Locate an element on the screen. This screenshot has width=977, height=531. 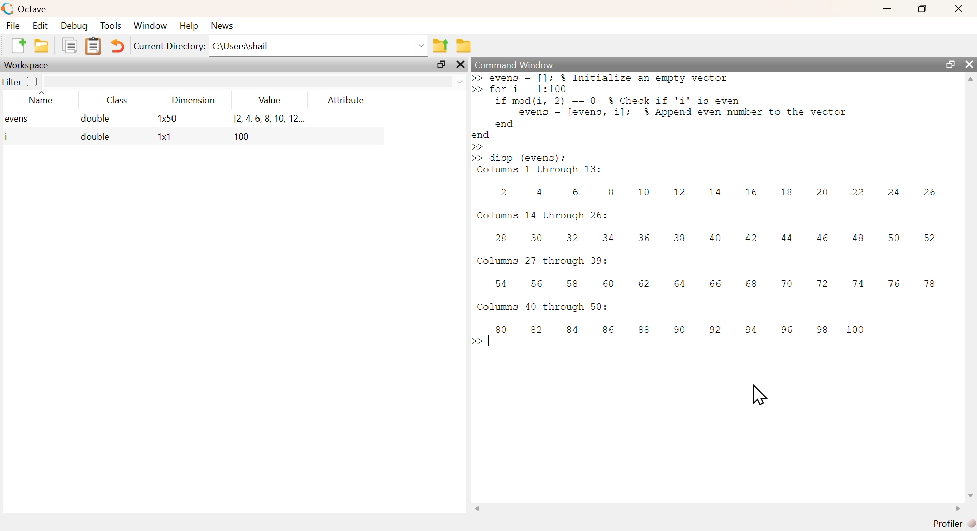
paste is located at coordinates (93, 46).